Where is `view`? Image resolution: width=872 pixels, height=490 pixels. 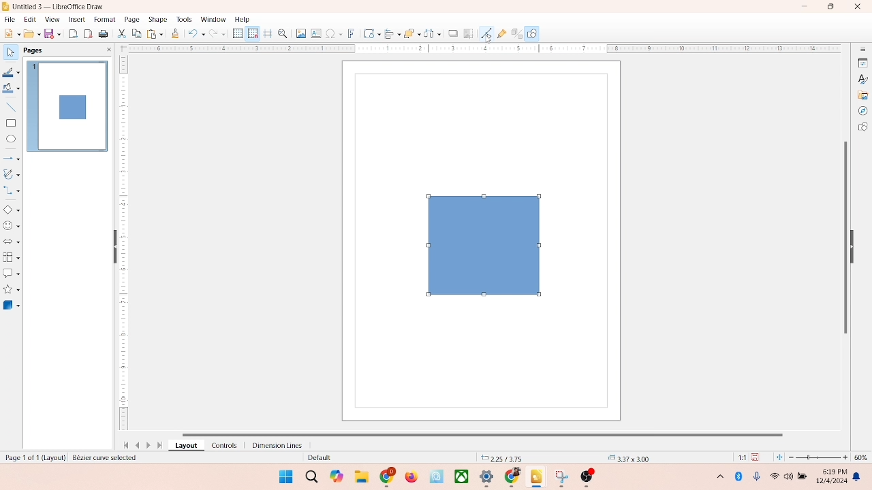
view is located at coordinates (49, 19).